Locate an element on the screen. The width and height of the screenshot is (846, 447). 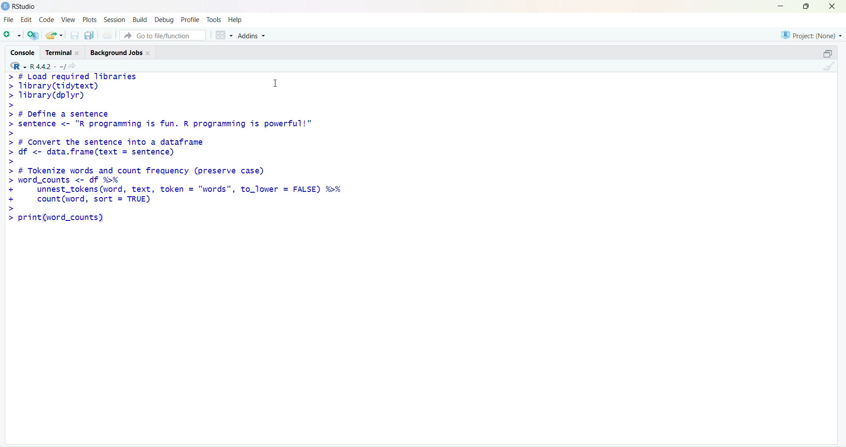
close is located at coordinates (832, 7).